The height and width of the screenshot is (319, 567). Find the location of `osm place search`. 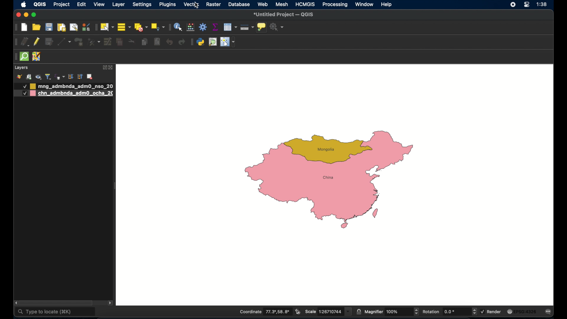

osm place search is located at coordinates (213, 42).